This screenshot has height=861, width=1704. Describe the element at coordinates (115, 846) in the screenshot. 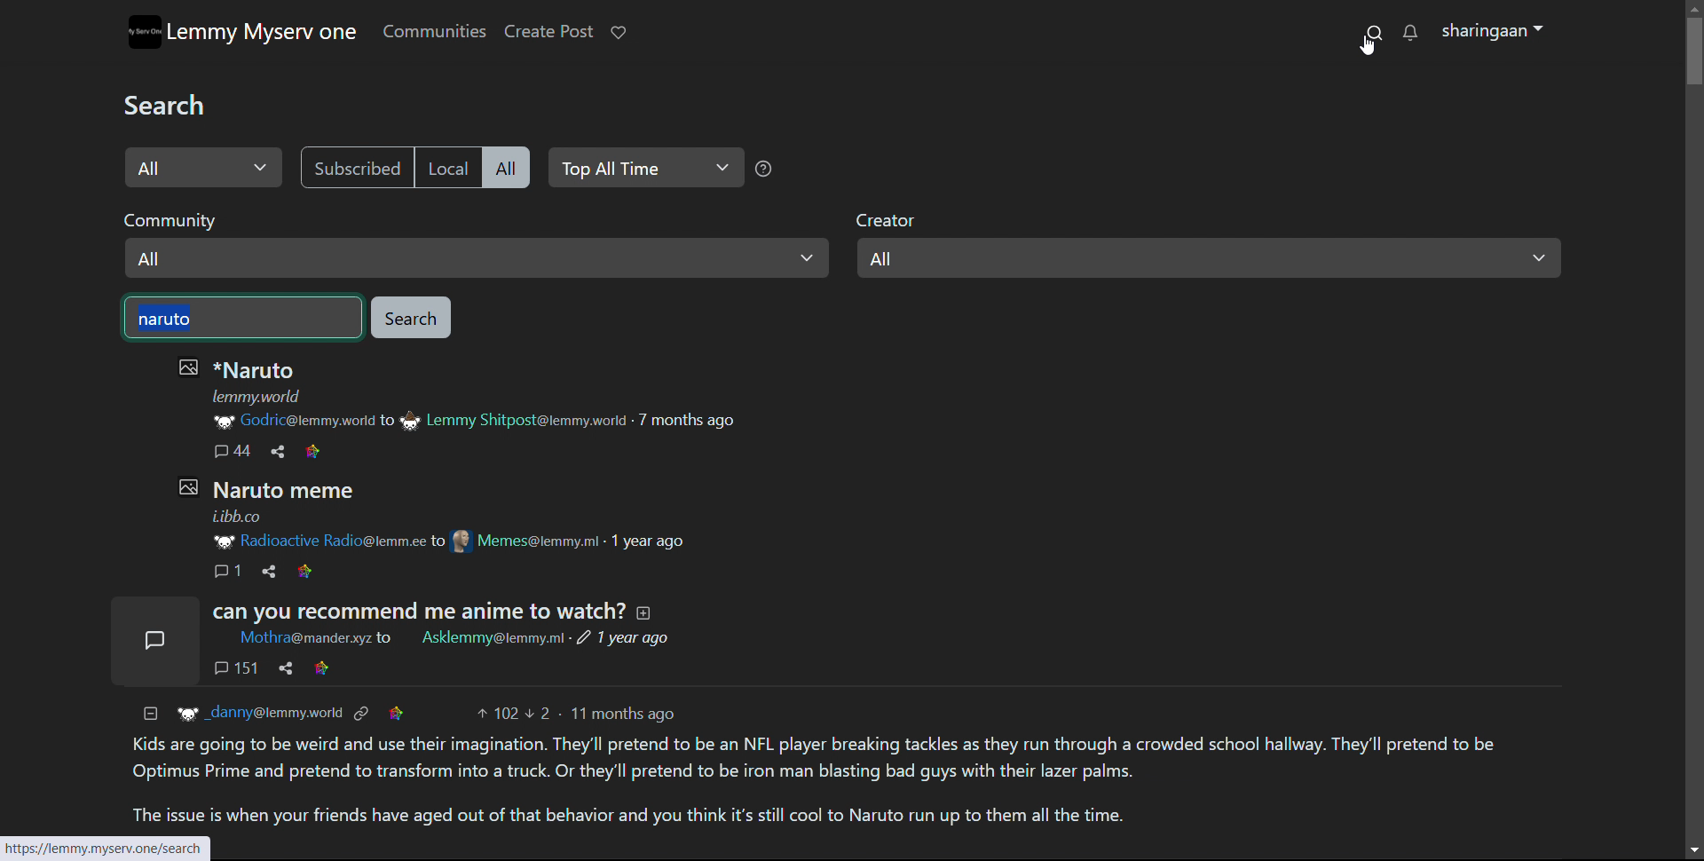

I see `link` at that location.